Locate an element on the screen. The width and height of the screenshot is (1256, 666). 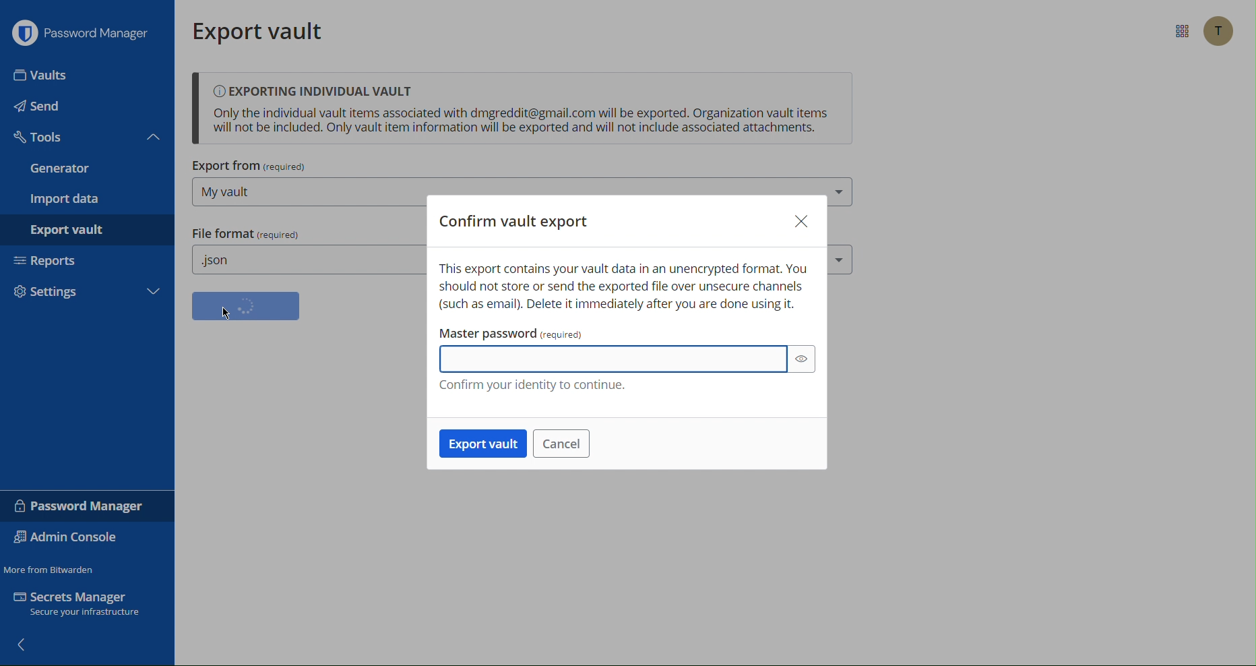
Account is located at coordinates (1220, 32).